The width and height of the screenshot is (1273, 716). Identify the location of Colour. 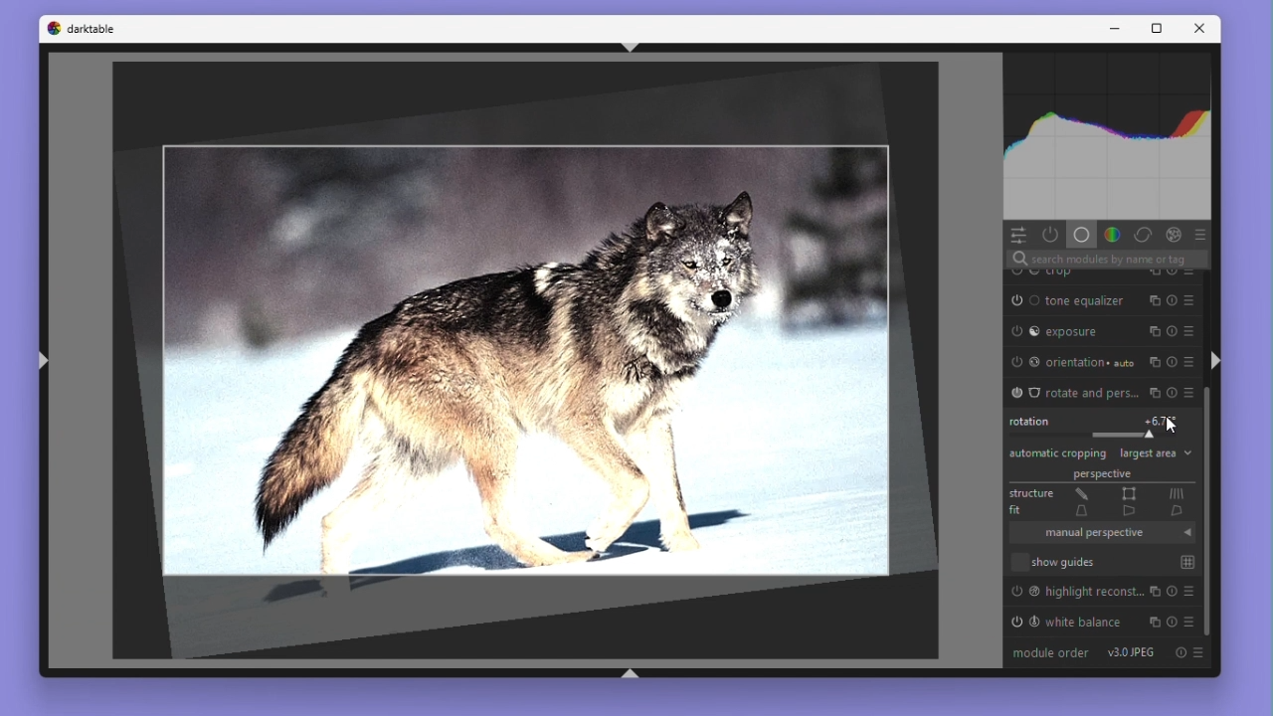
(1112, 234).